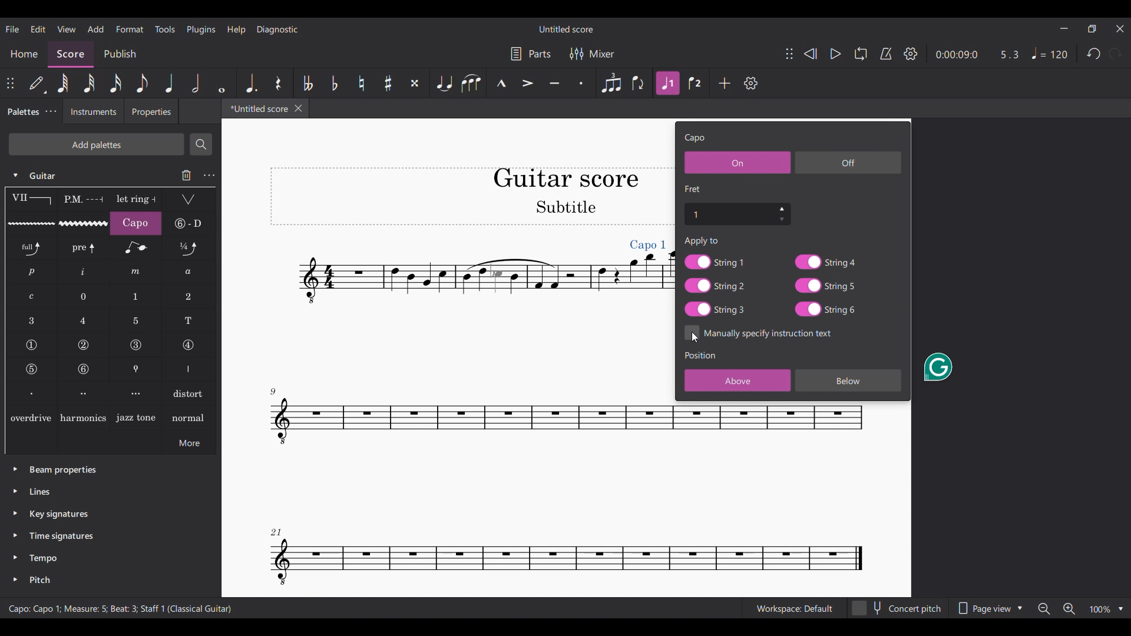 The height and width of the screenshot is (636, 1131). I want to click on Parts settings, so click(531, 54).